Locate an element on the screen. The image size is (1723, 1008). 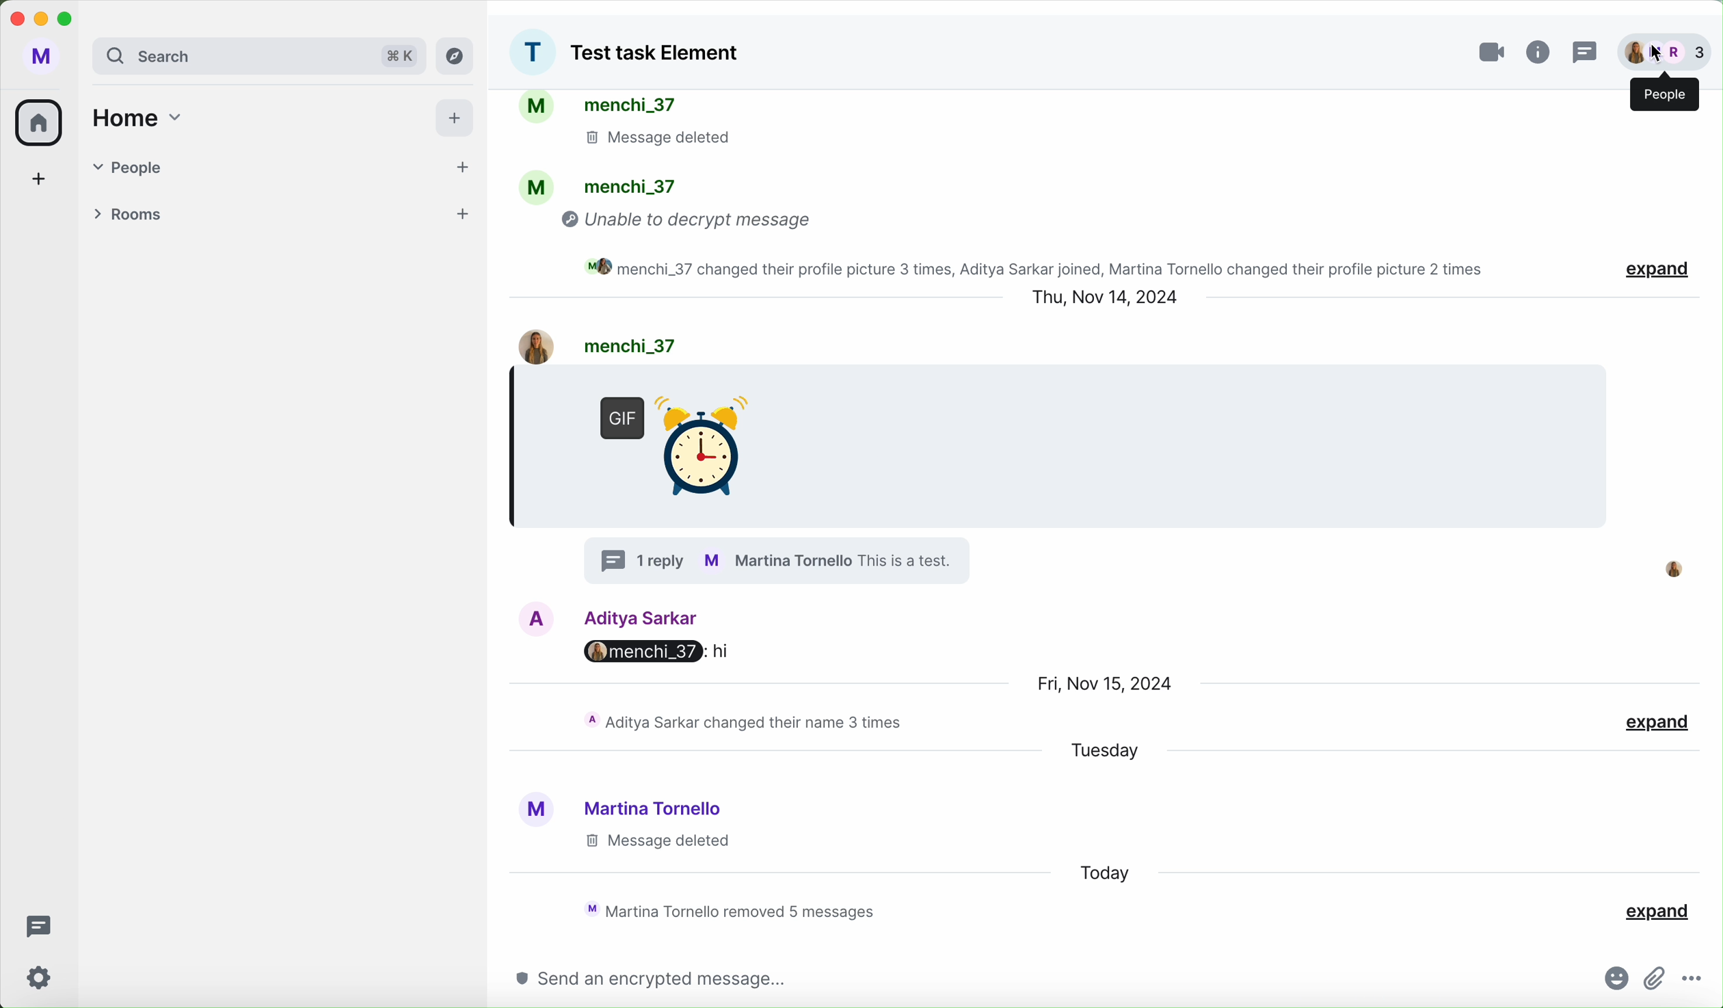
hi is located at coordinates (725, 654).